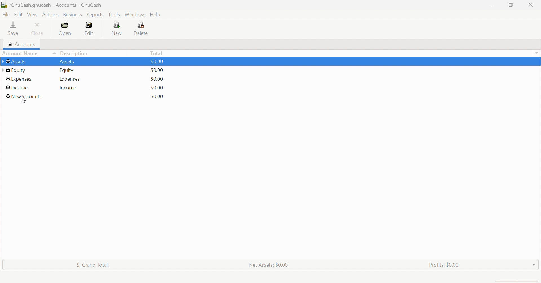  What do you see at coordinates (491, 5) in the screenshot?
I see `Minimize` at bounding box center [491, 5].